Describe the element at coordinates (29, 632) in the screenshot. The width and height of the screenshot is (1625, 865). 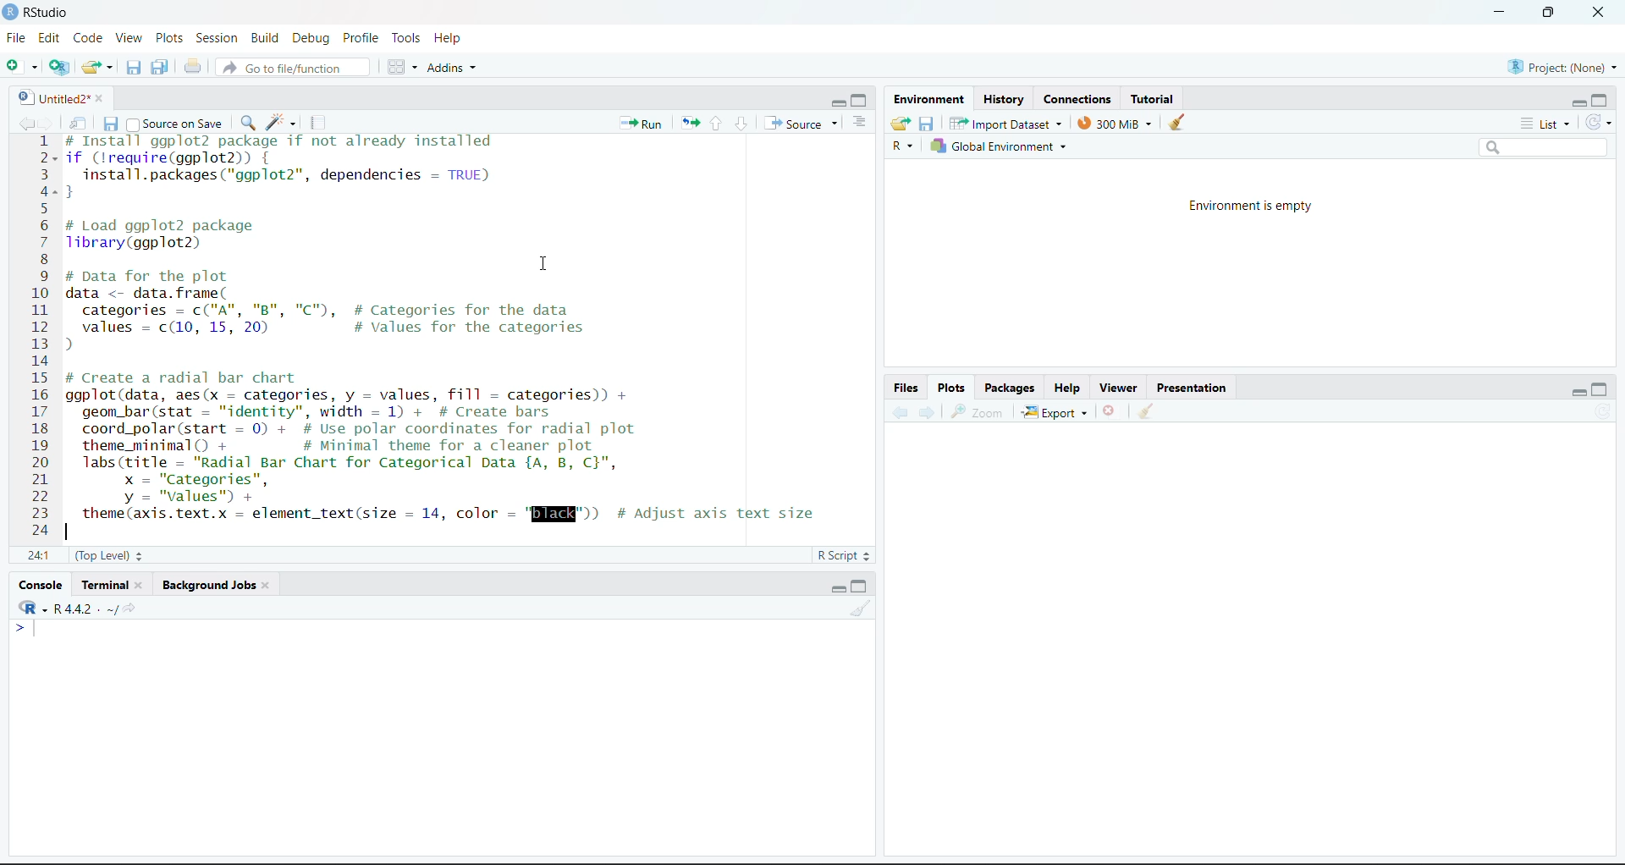
I see `typing cursor` at that location.